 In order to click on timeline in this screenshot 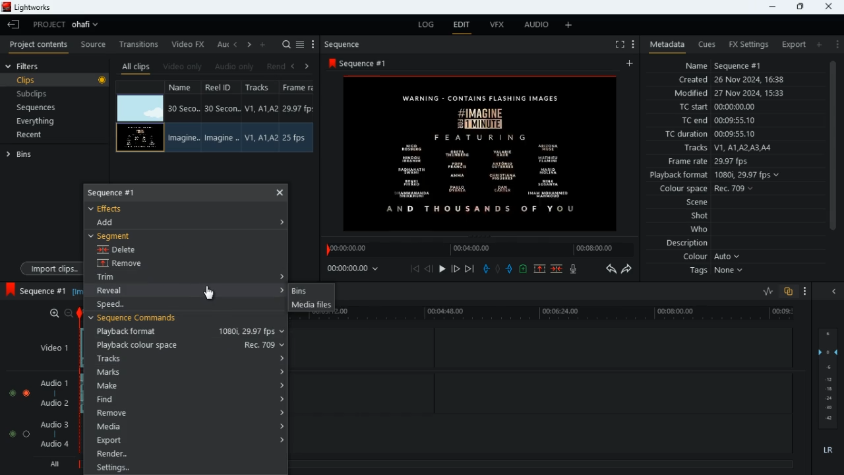, I will do `click(476, 249)`.